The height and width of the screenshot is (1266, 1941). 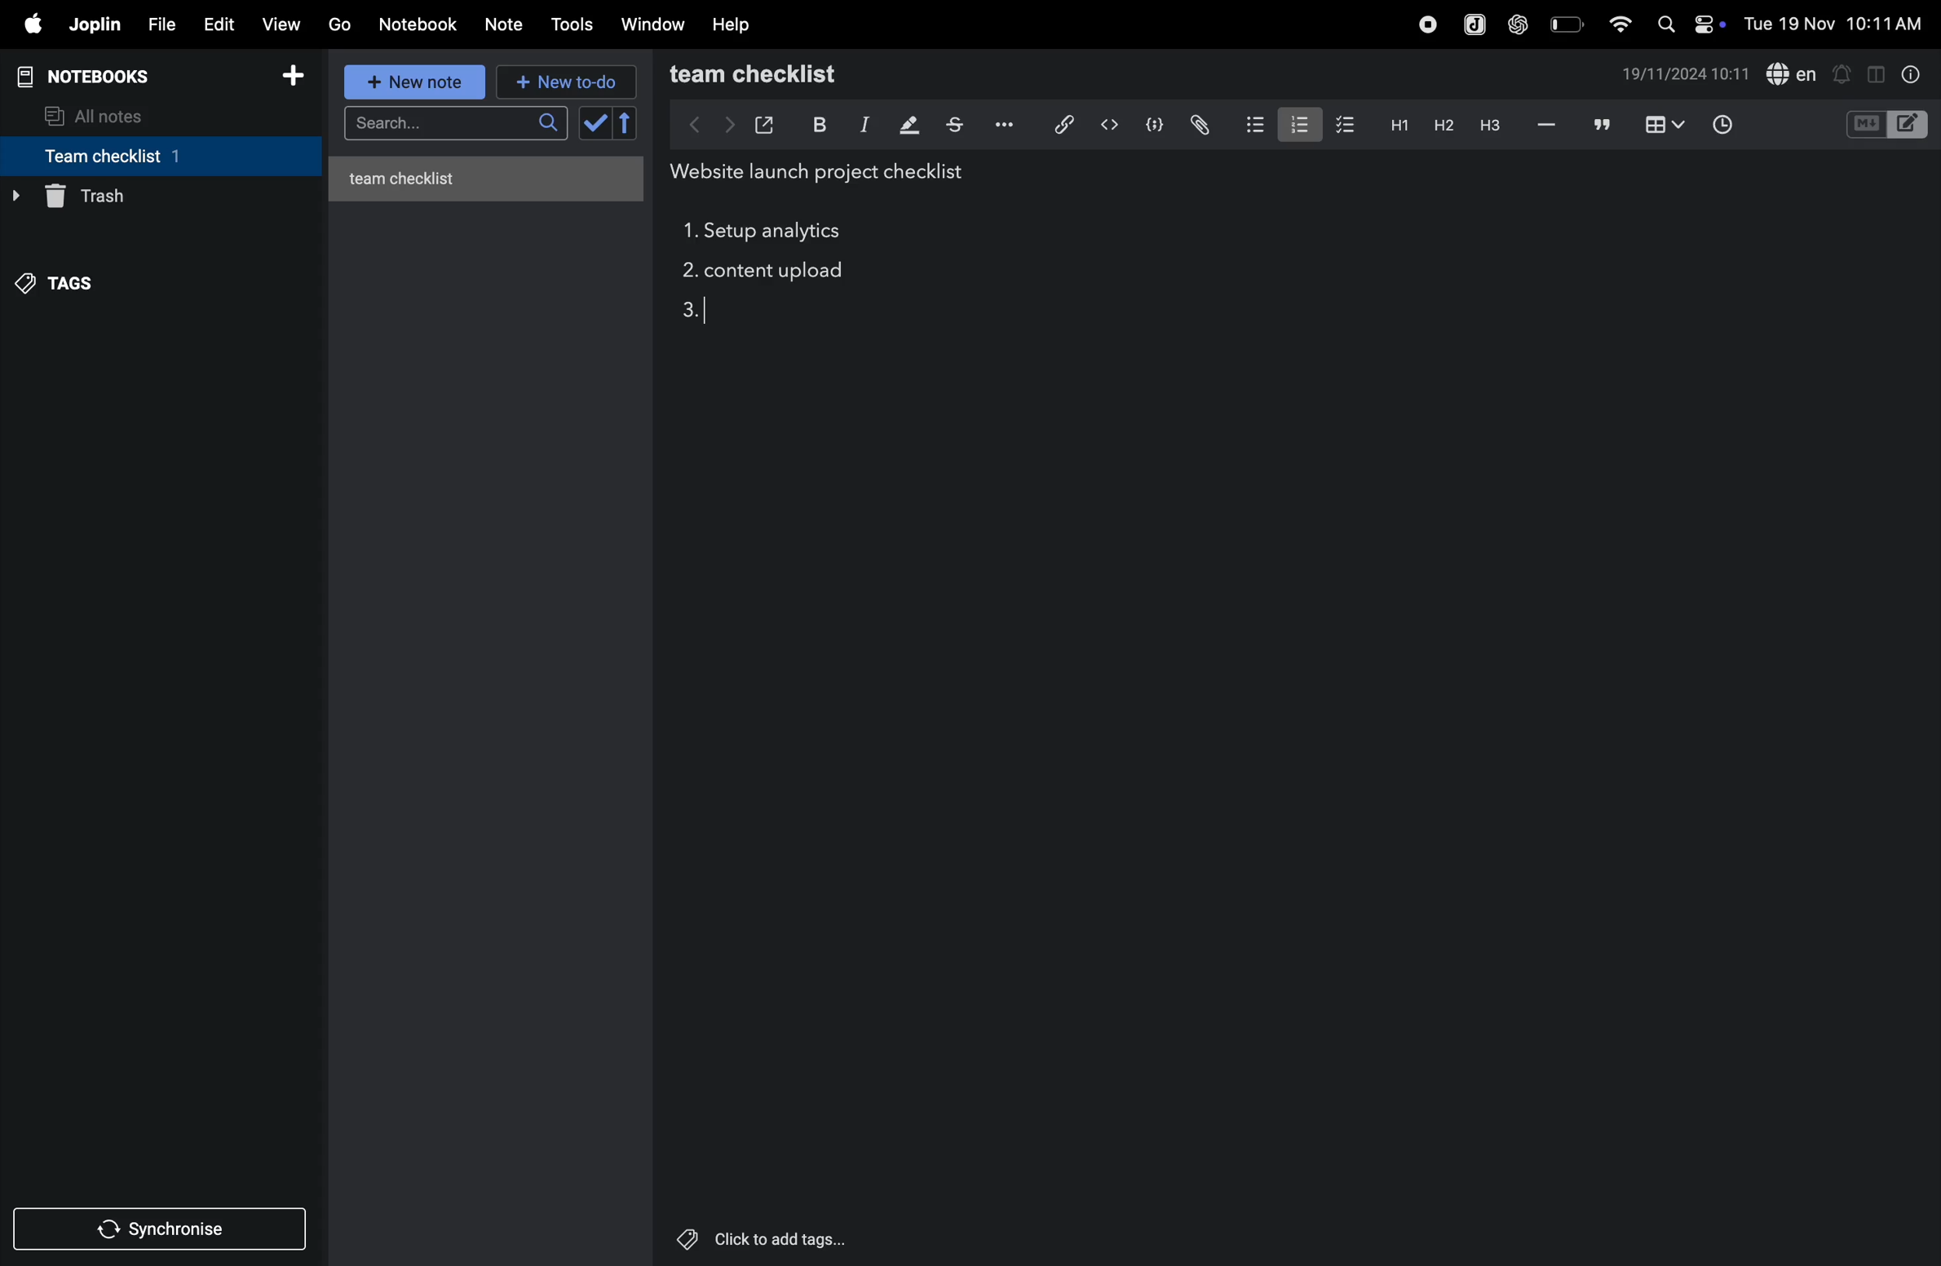 I want to click on window, so click(x=652, y=25).